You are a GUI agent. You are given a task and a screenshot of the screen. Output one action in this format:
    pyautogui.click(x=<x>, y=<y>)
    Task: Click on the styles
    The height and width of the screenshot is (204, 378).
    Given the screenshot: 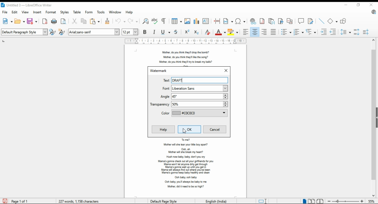 What is the action you would take?
    pyautogui.click(x=65, y=12)
    